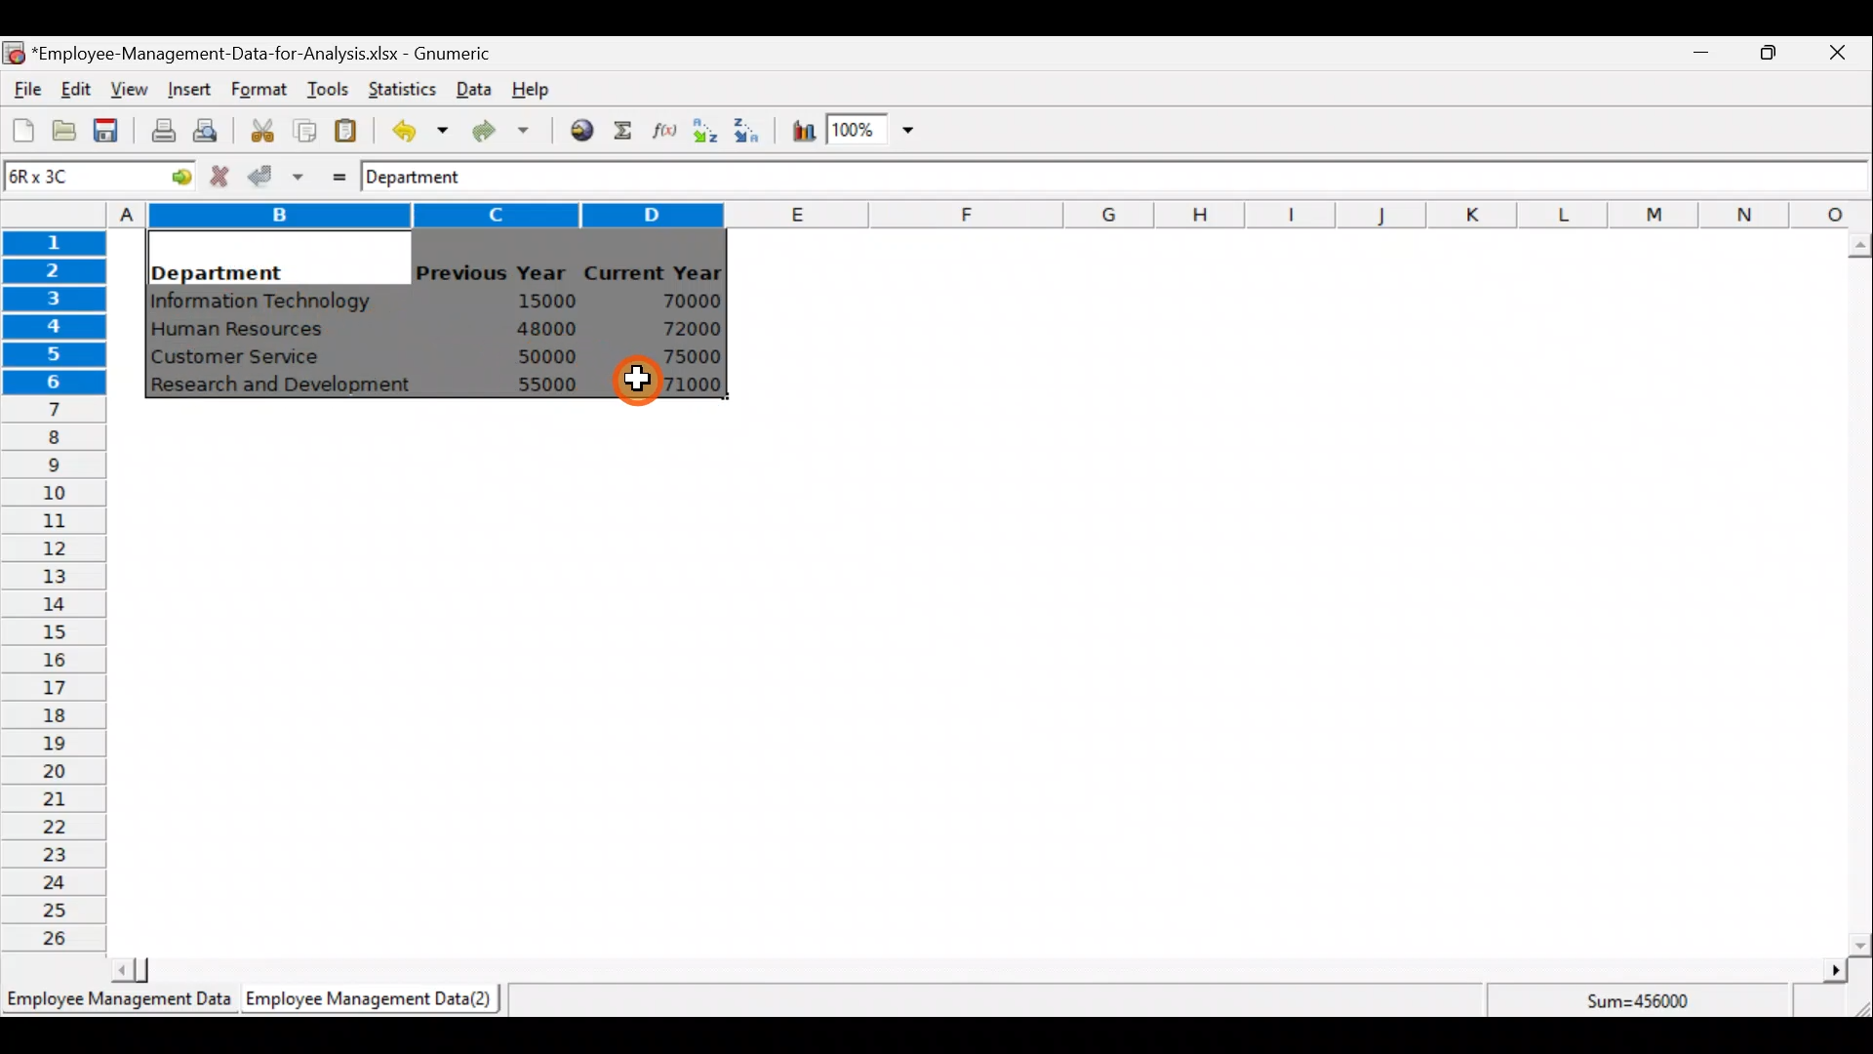  Describe the element at coordinates (127, 90) in the screenshot. I see `View` at that location.